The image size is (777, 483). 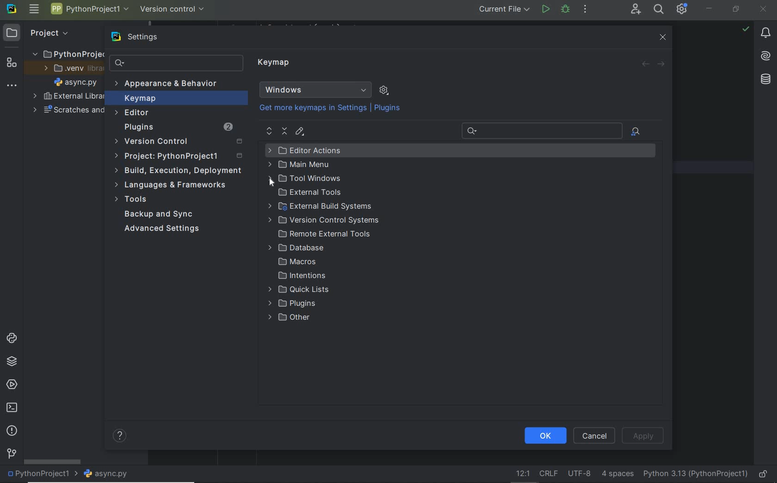 I want to click on Code With Me, so click(x=635, y=9).